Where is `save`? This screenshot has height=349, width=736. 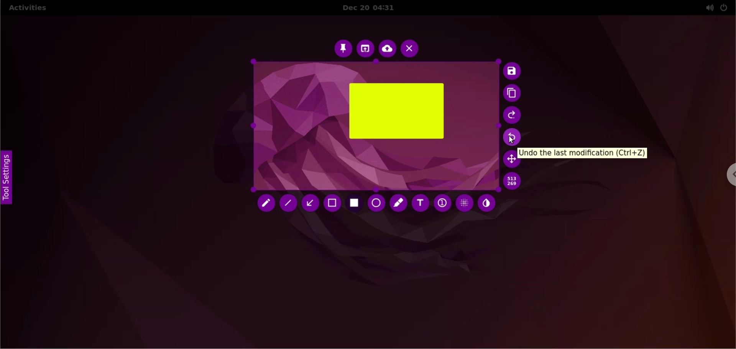 save is located at coordinates (513, 71).